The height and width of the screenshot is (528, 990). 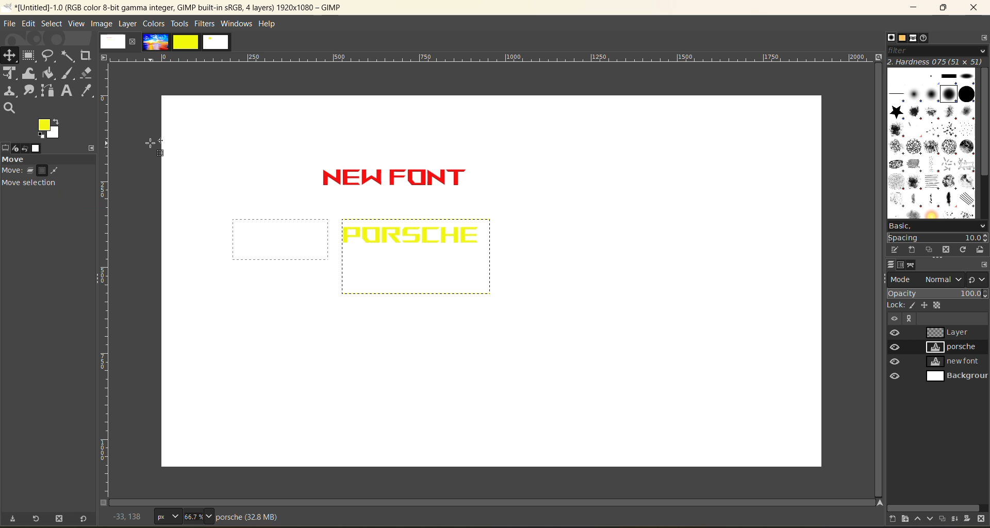 I want to click on delete layer, so click(x=984, y=519).